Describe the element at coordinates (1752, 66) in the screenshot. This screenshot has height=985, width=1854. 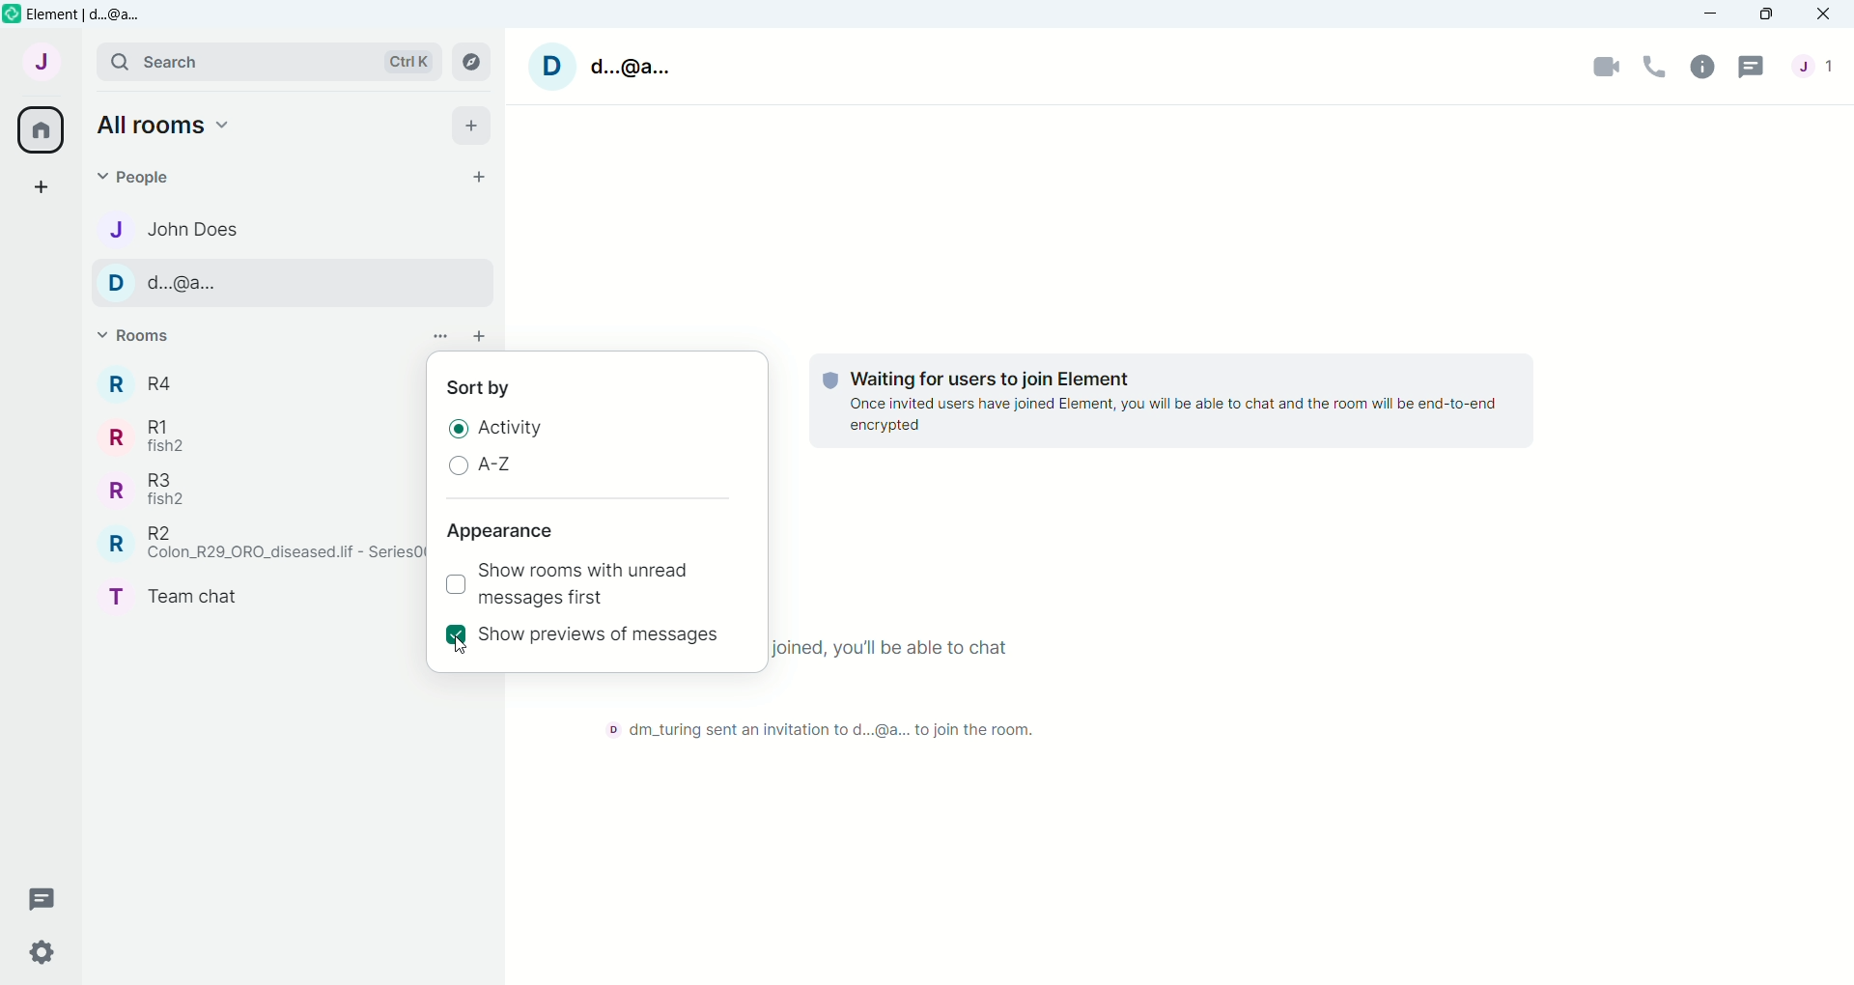
I see `Threads` at that location.